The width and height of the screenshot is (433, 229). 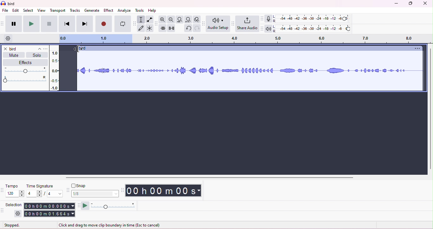 What do you see at coordinates (112, 225) in the screenshot?
I see `click and drag to move clip boundary in time (Esc to cancel)` at bounding box center [112, 225].